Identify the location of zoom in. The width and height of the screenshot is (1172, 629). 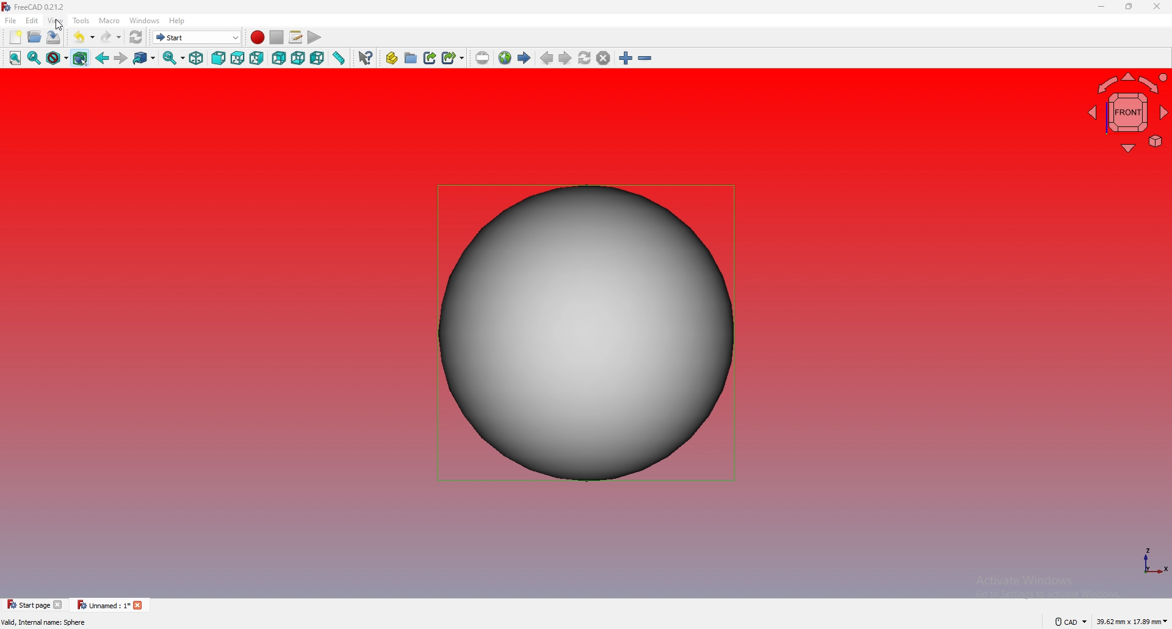
(626, 58).